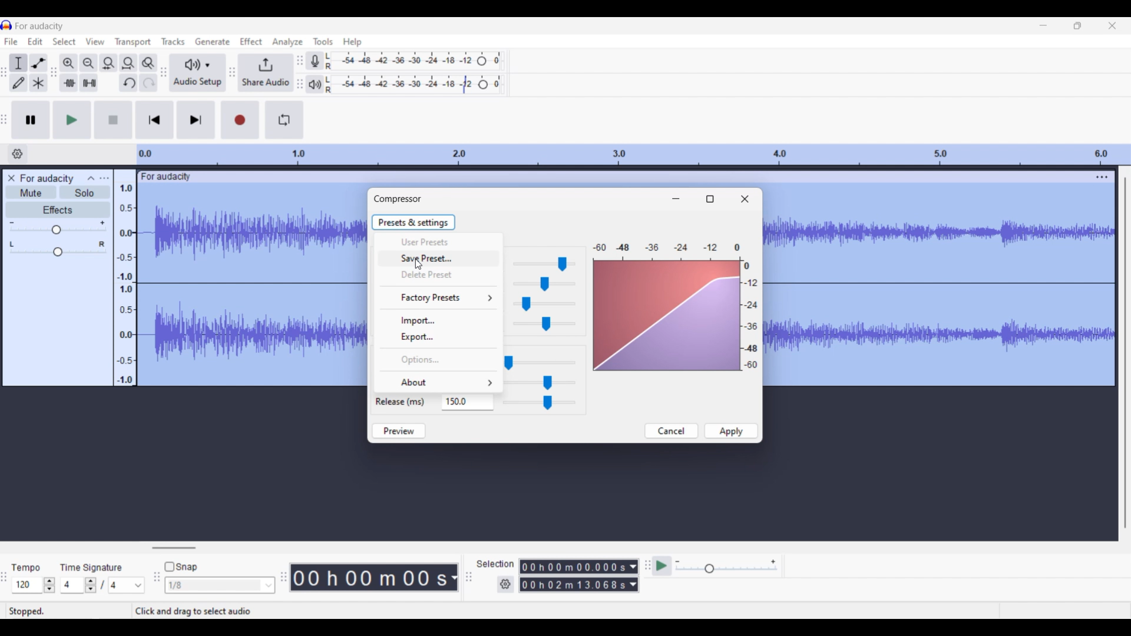 Image resolution: width=1131 pixels, height=636 pixels. What do you see at coordinates (197, 72) in the screenshot?
I see `Audio setup` at bounding box center [197, 72].